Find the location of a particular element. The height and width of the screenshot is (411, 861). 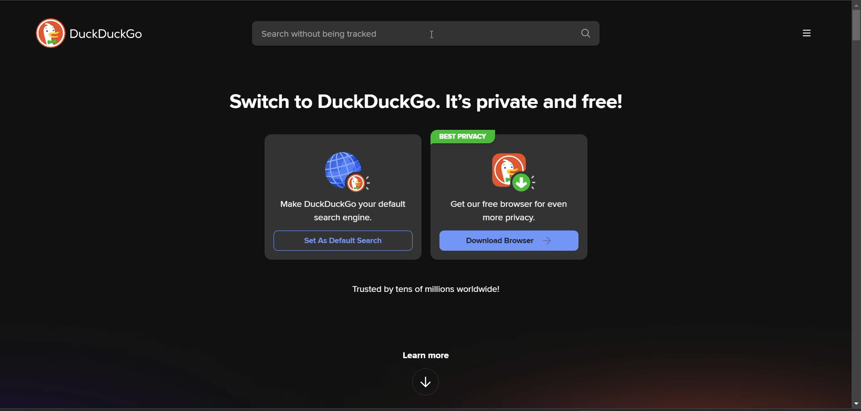

Get our free browser for even
more privacy.
Download Browser —> is located at coordinates (506, 200).